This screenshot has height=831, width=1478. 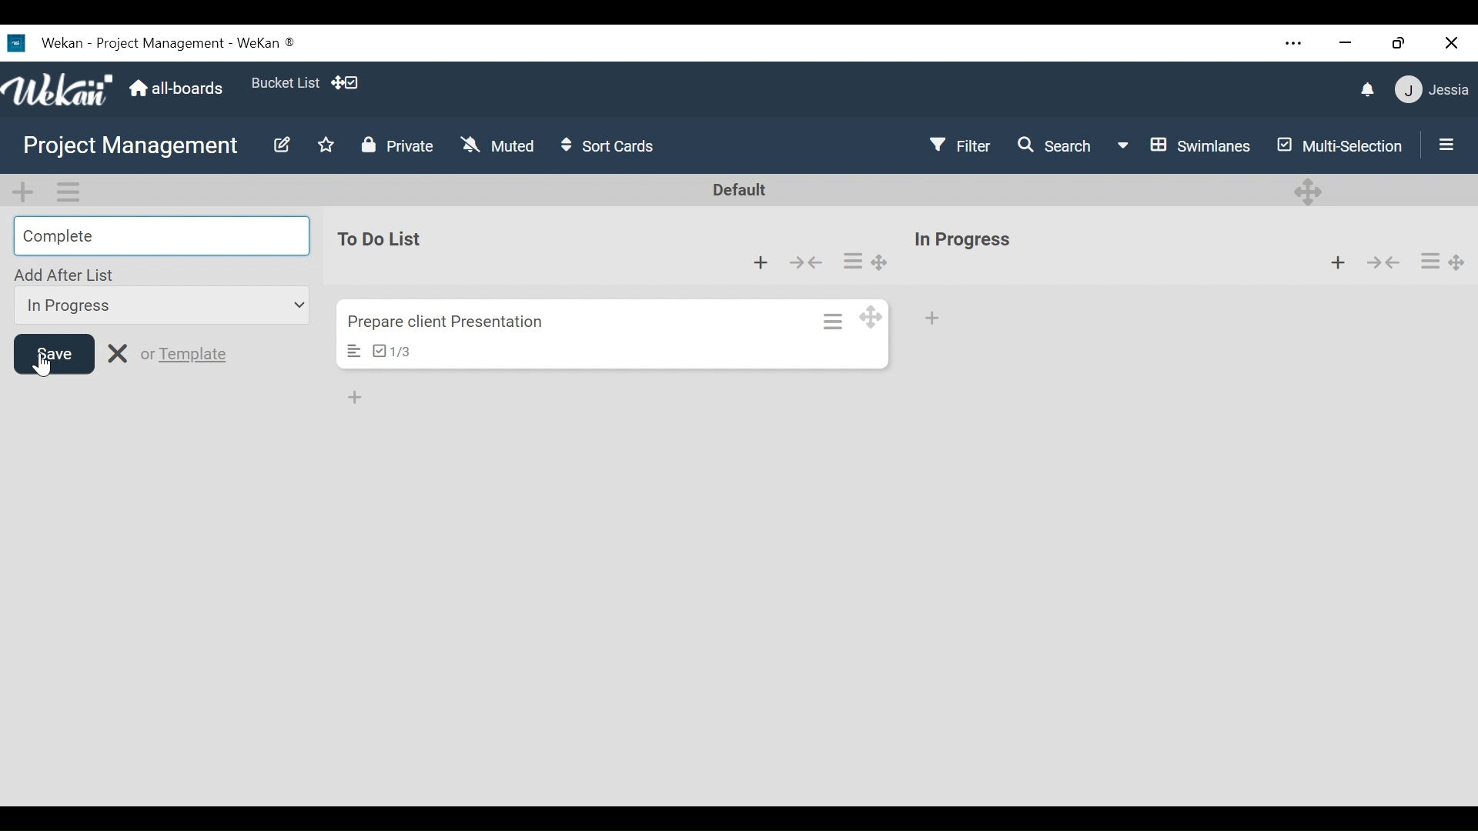 I want to click on Enter list name, so click(x=160, y=235).